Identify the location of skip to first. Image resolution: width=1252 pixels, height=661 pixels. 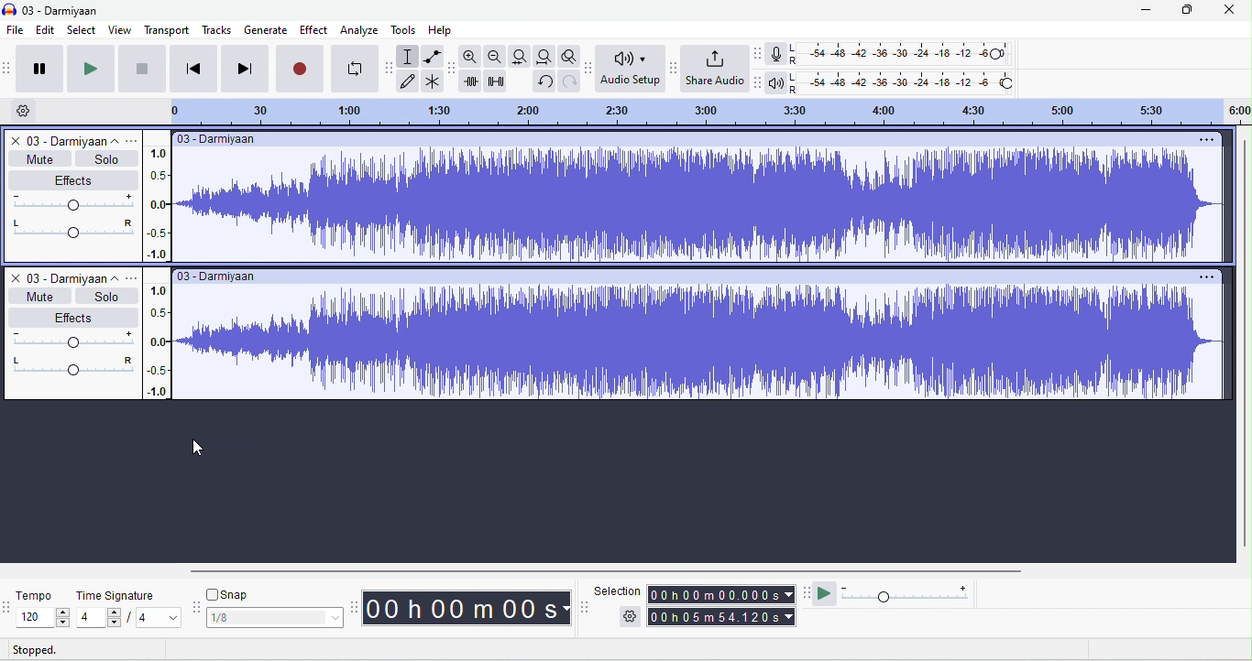
(193, 70).